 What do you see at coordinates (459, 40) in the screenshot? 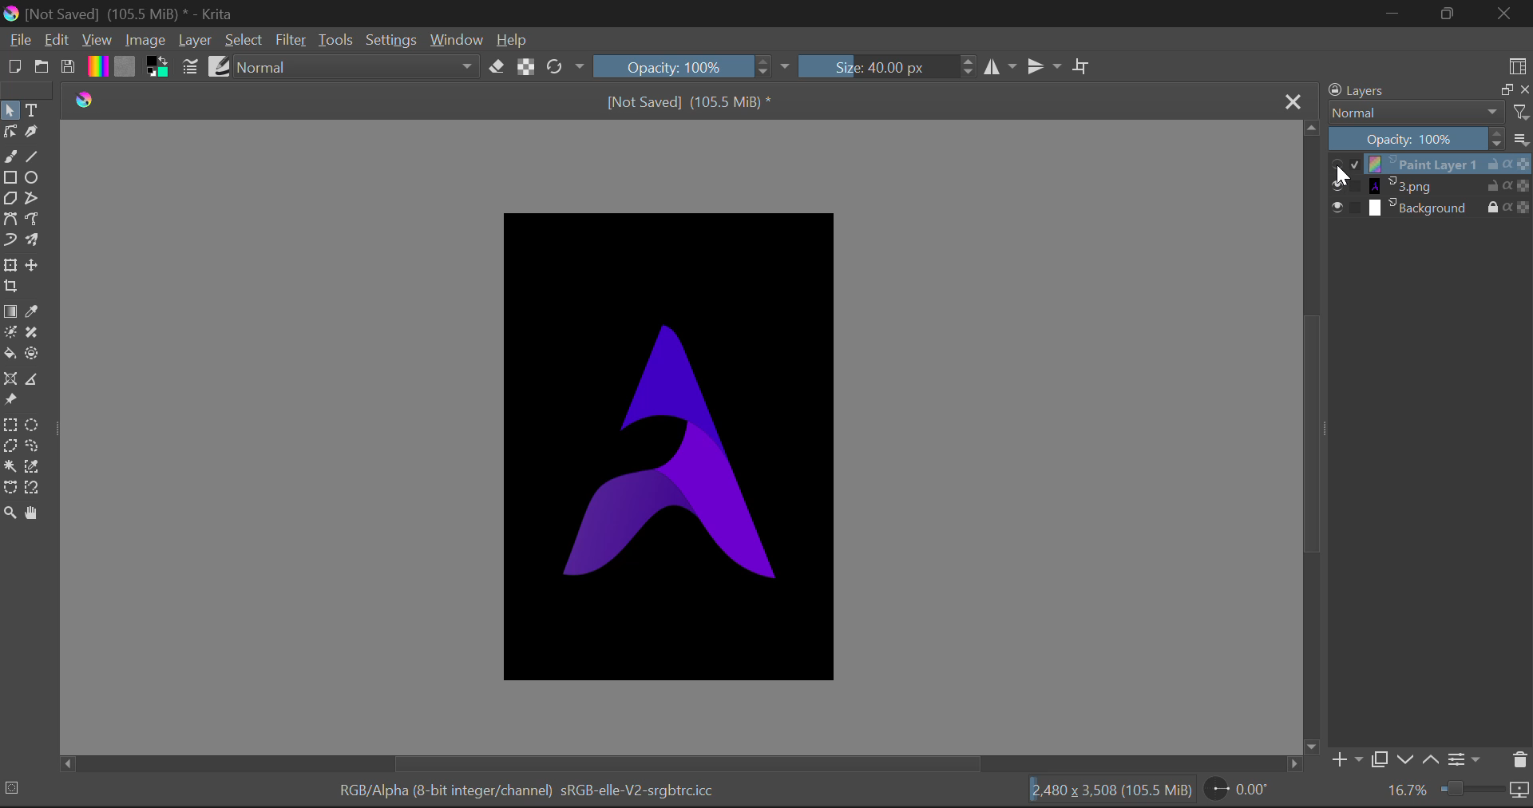
I see `Window` at bounding box center [459, 40].